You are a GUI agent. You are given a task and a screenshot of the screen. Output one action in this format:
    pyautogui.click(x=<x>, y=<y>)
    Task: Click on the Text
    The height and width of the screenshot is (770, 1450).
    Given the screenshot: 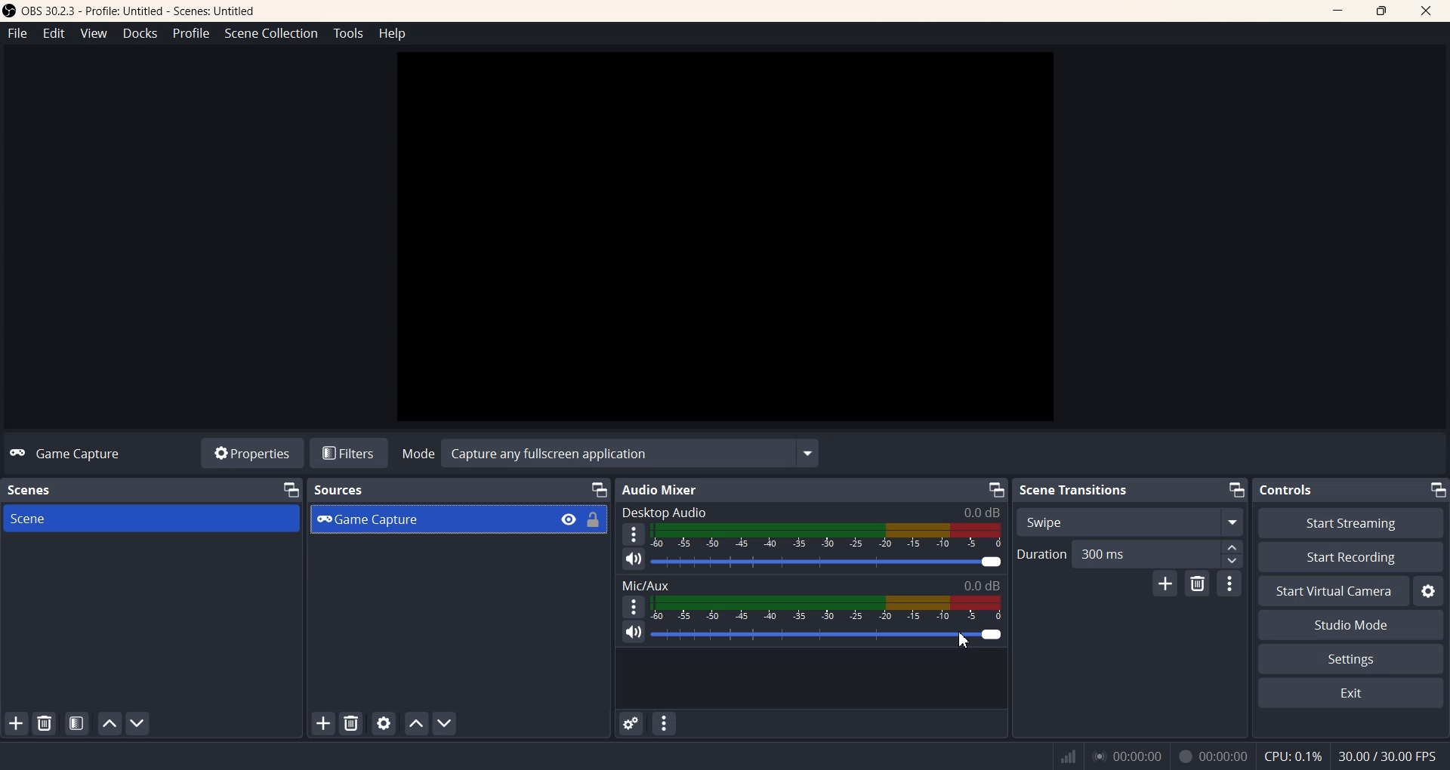 What is the action you would take?
    pyautogui.click(x=663, y=490)
    